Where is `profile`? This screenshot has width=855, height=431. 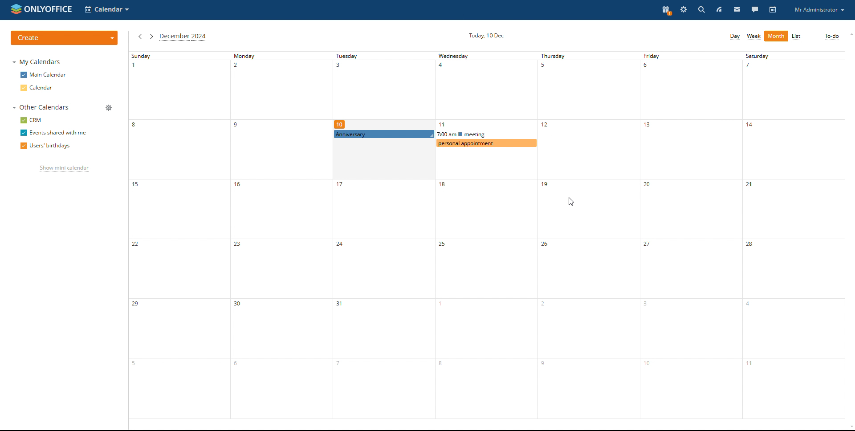 profile is located at coordinates (820, 10).